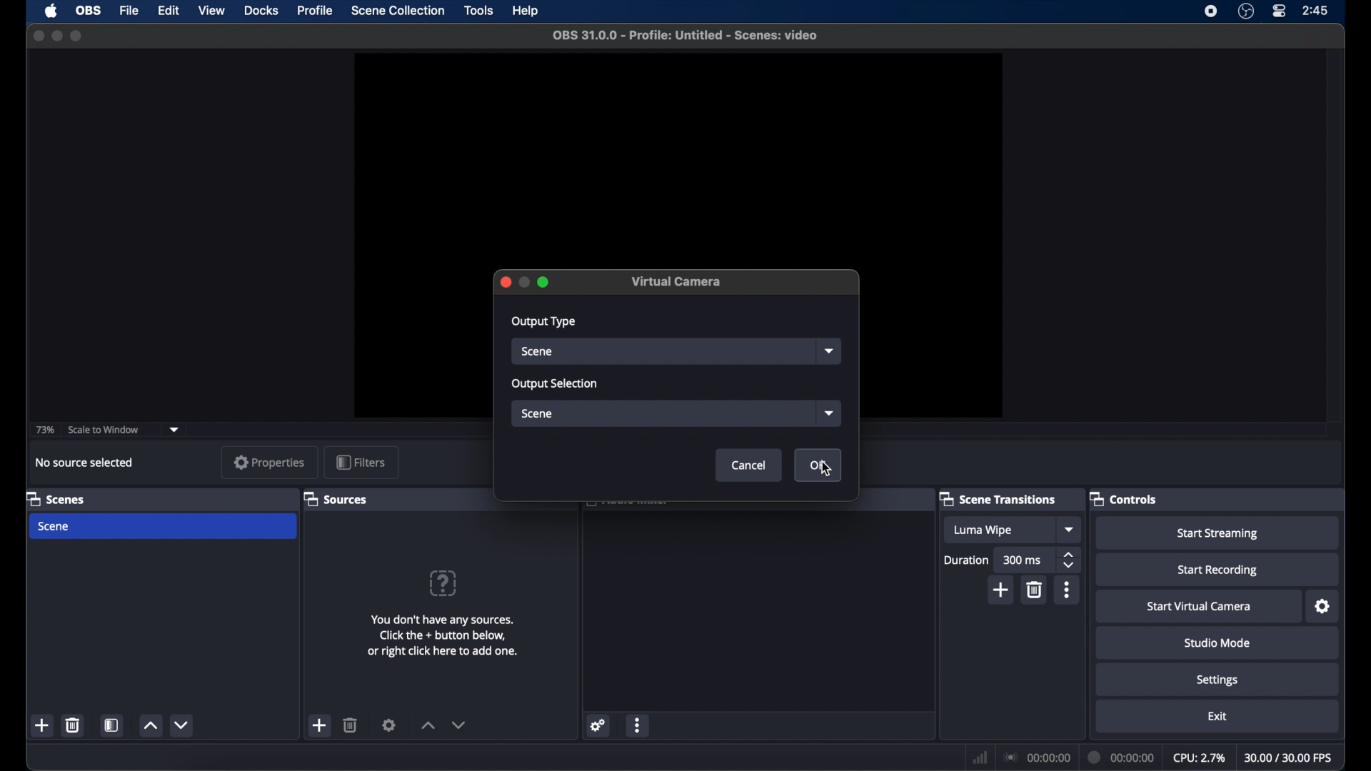  What do you see at coordinates (1070, 560) in the screenshot?
I see `stepper buttons` at bounding box center [1070, 560].